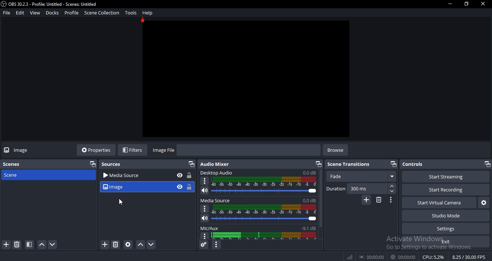  What do you see at coordinates (134, 149) in the screenshot?
I see `filters` at bounding box center [134, 149].